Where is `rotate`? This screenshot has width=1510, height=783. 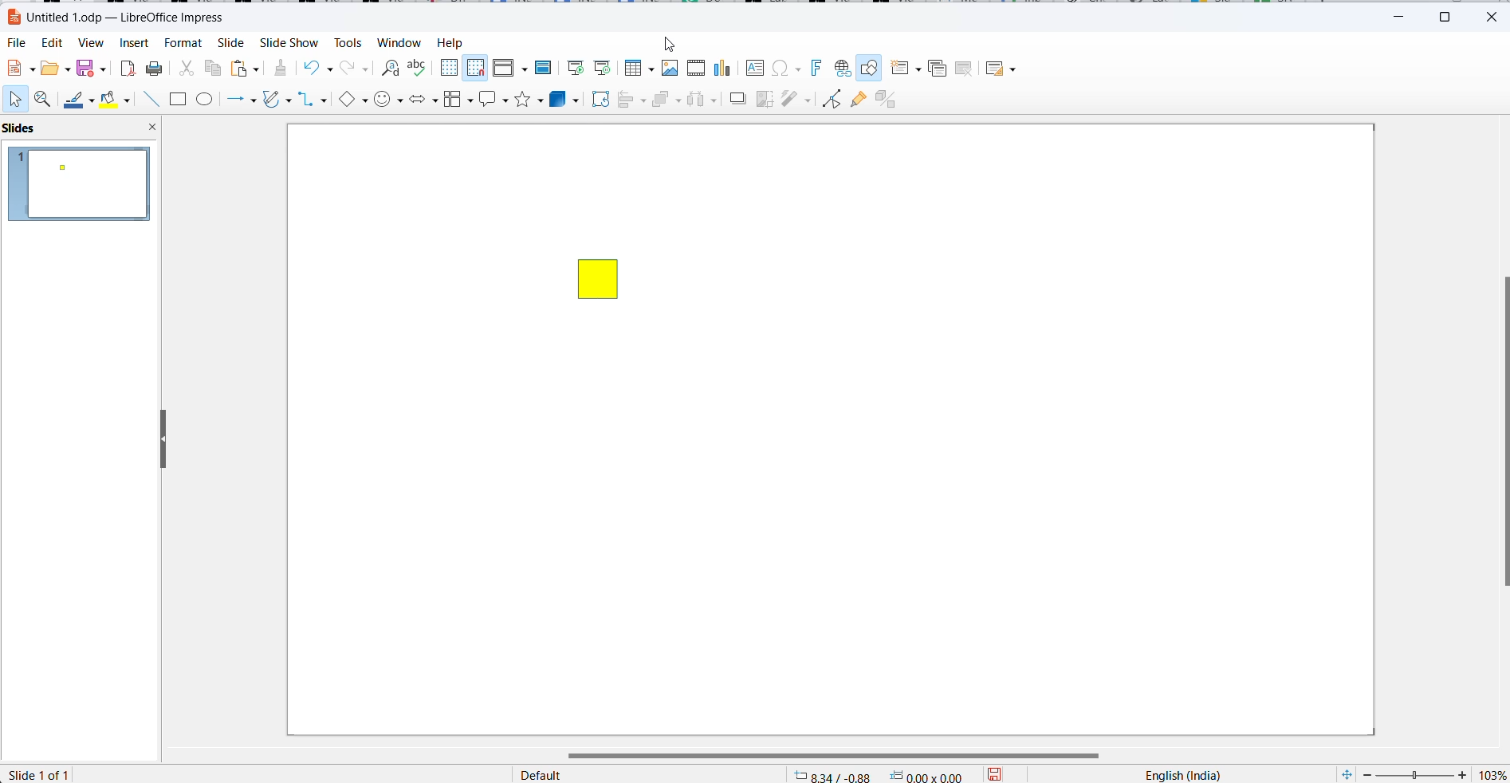
rotate is located at coordinates (598, 100).